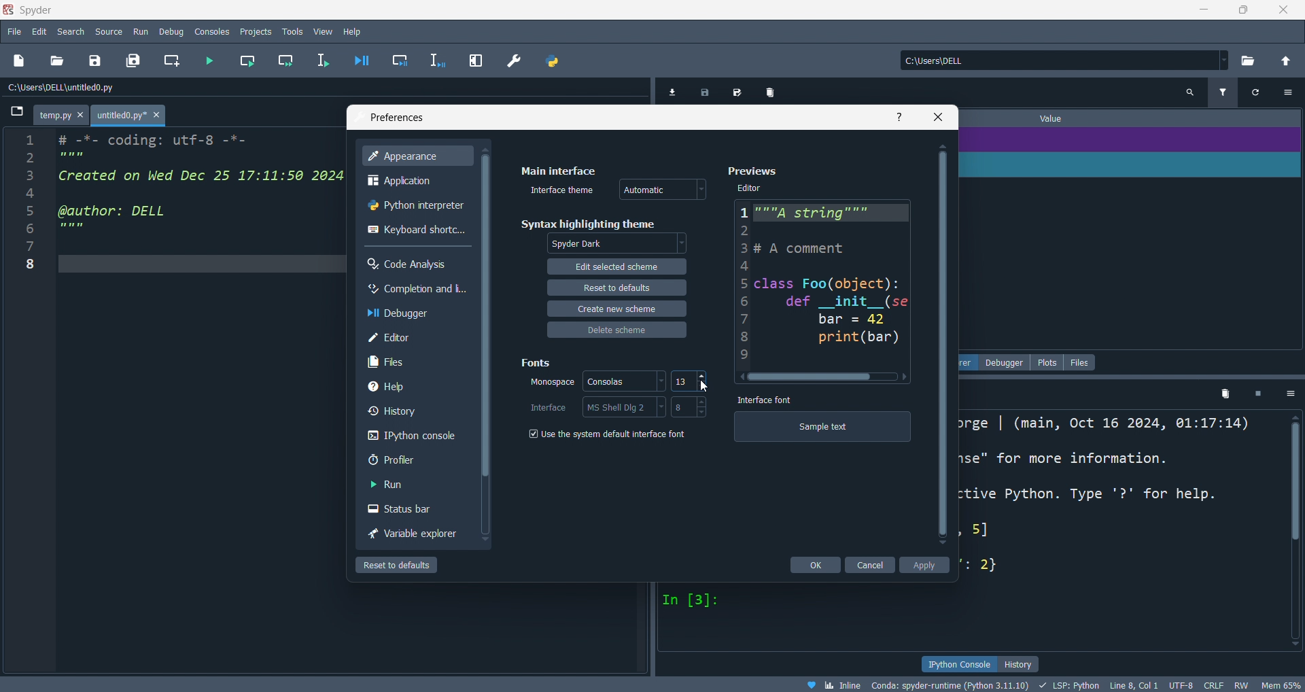 This screenshot has height=692, width=1305. Describe the element at coordinates (838, 684) in the screenshot. I see `Inline` at that location.